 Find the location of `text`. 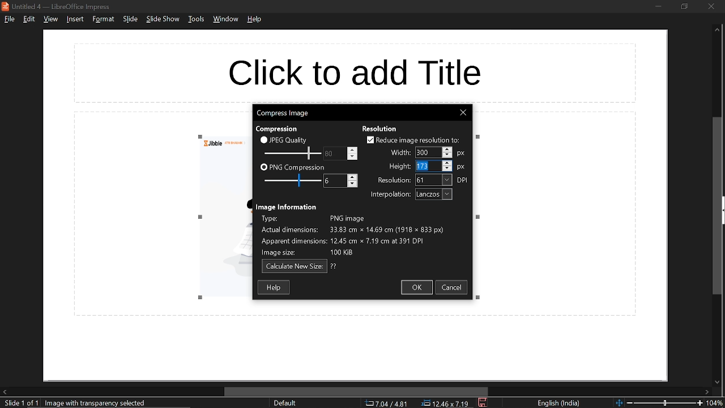

text is located at coordinates (400, 167).